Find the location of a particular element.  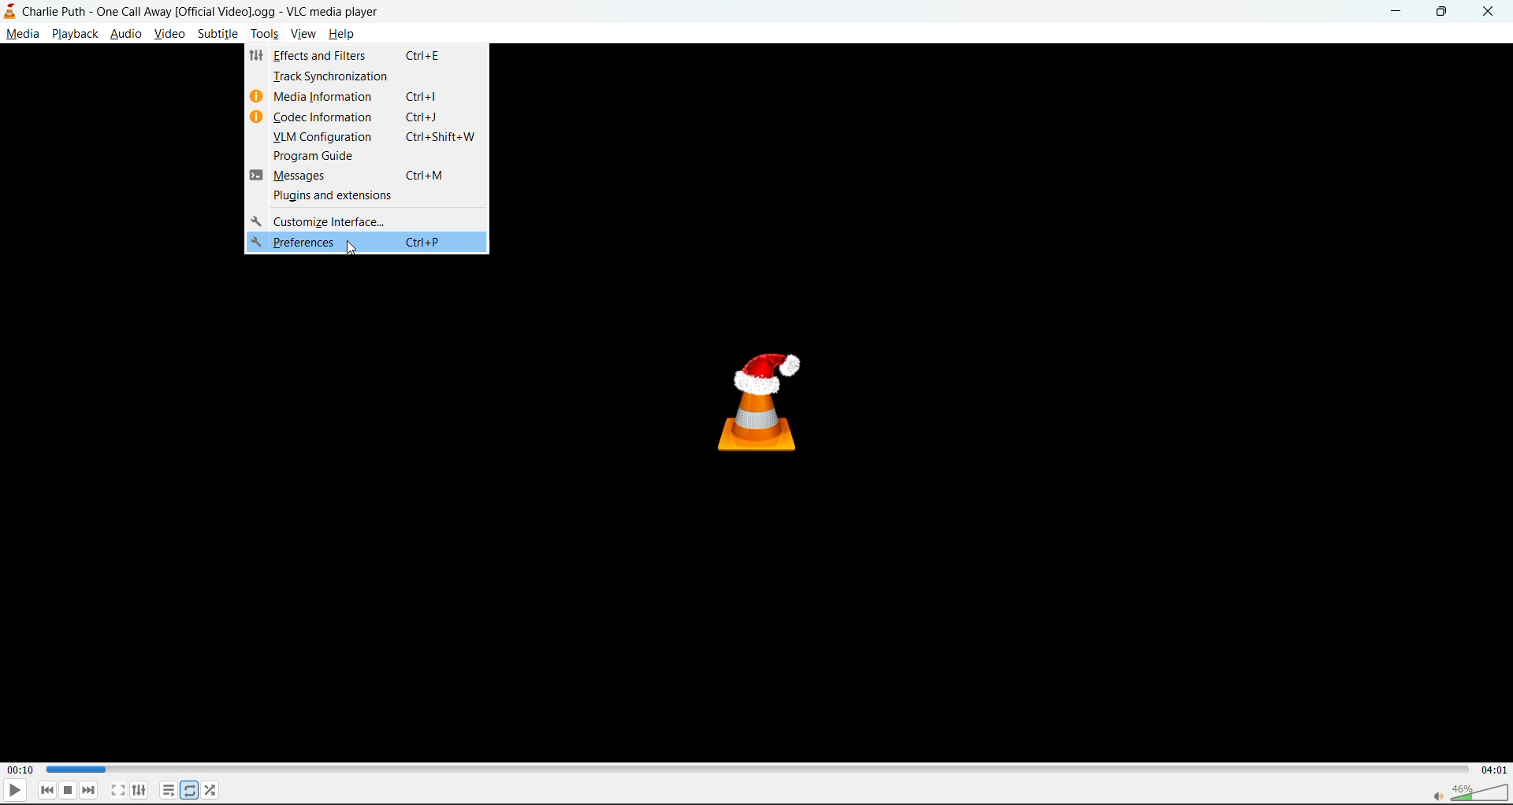

audio is located at coordinates (126, 34).